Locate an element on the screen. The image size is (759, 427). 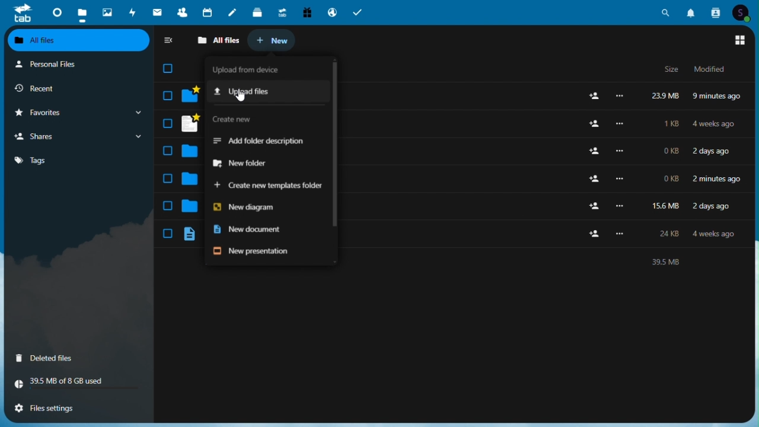
select is located at coordinates (167, 95).